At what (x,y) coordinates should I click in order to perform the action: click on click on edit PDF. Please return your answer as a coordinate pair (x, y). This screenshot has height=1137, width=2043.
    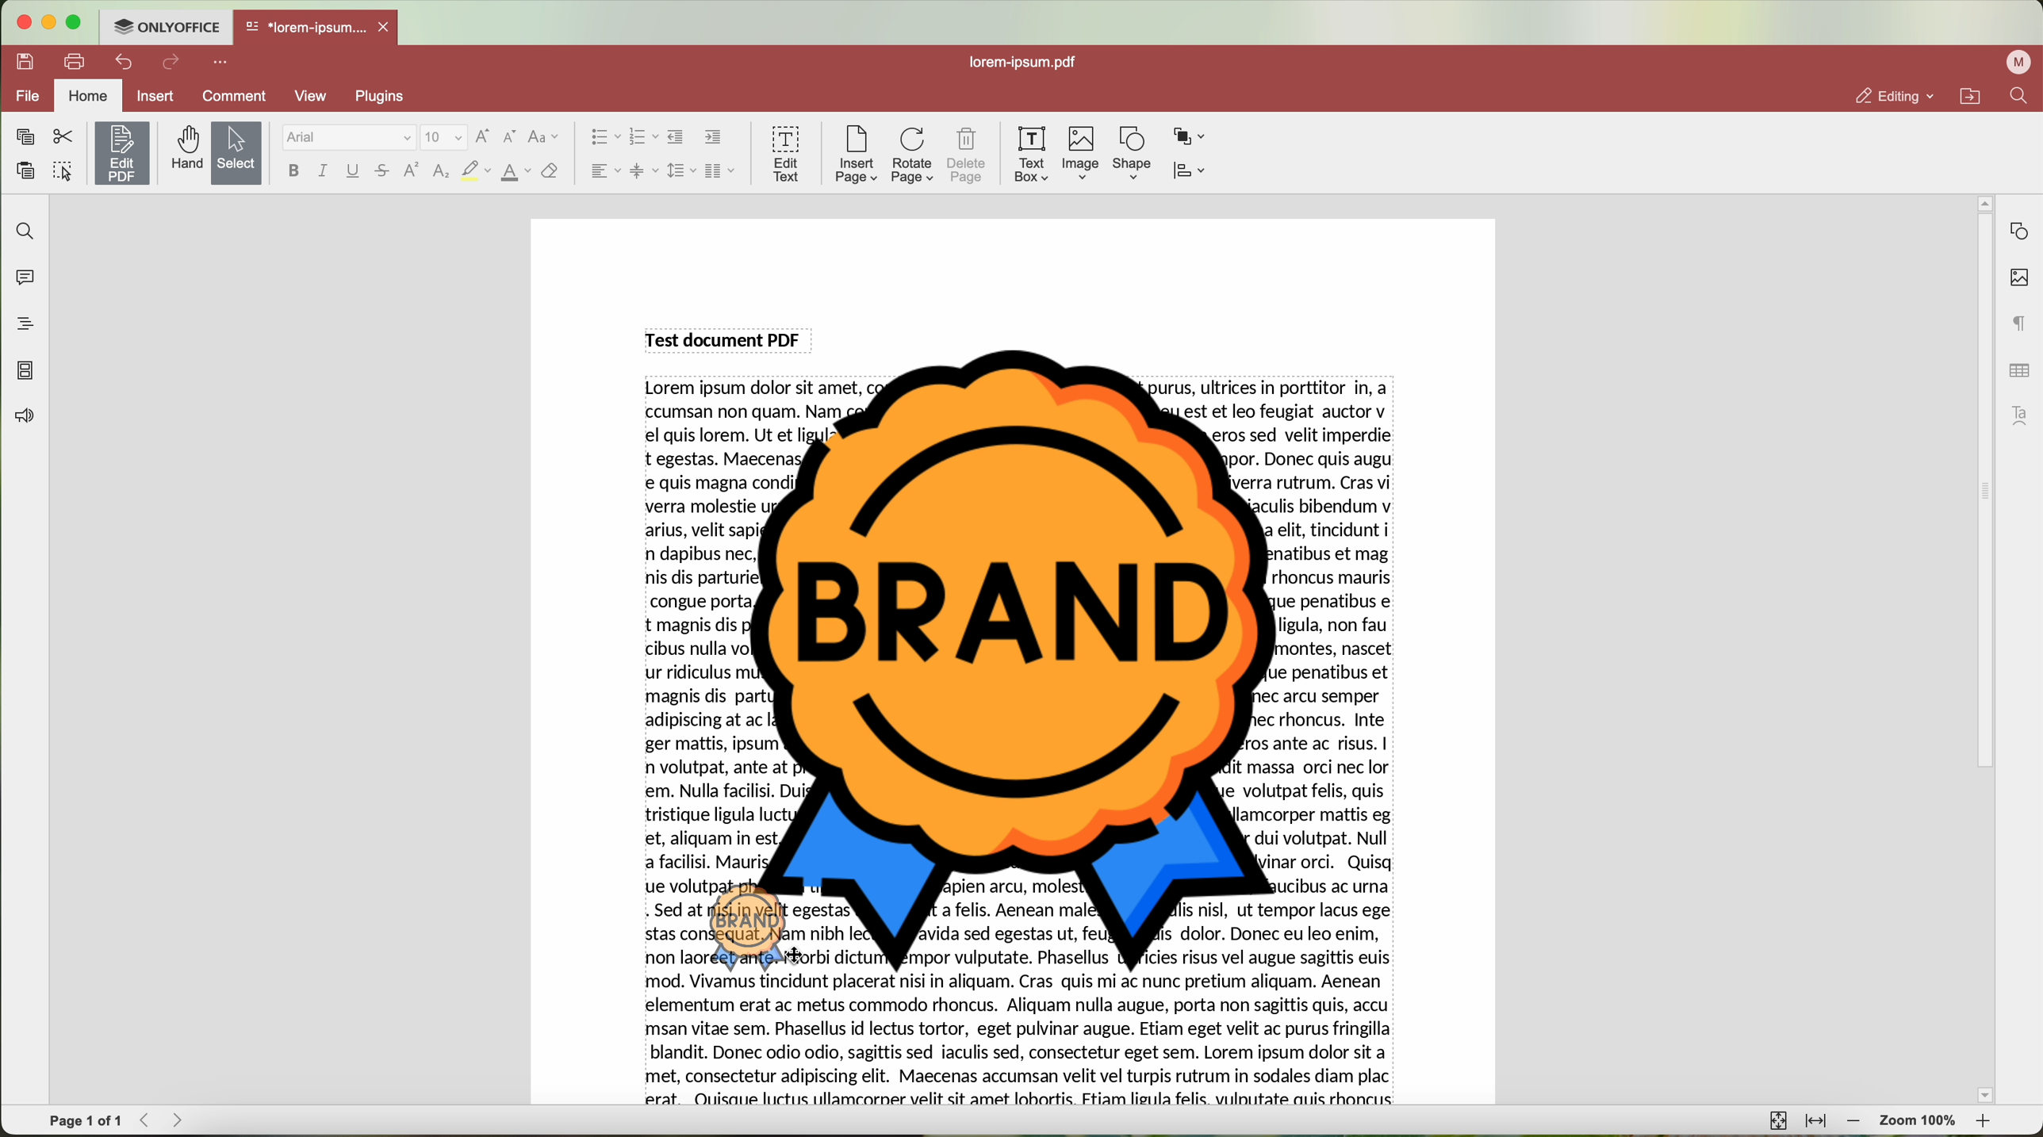
    Looking at the image, I should click on (124, 155).